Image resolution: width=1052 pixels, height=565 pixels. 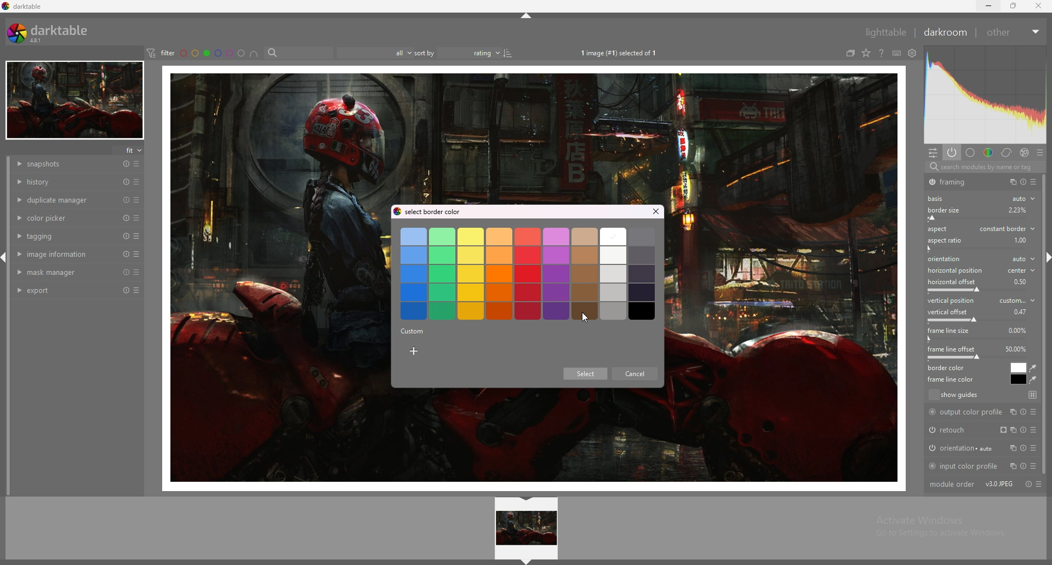 I want to click on presets, so click(x=138, y=218).